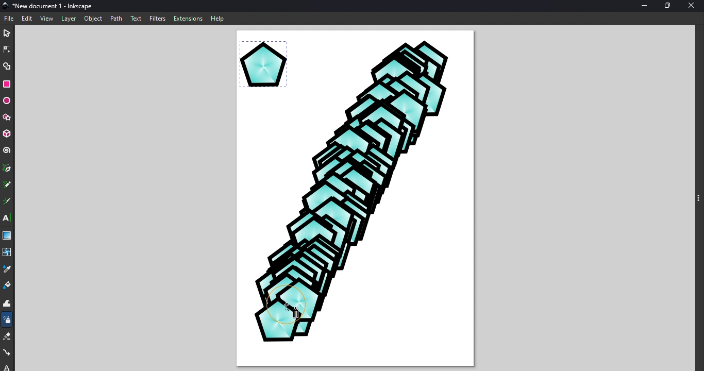  I want to click on Ellipse/arc tool, so click(8, 101).